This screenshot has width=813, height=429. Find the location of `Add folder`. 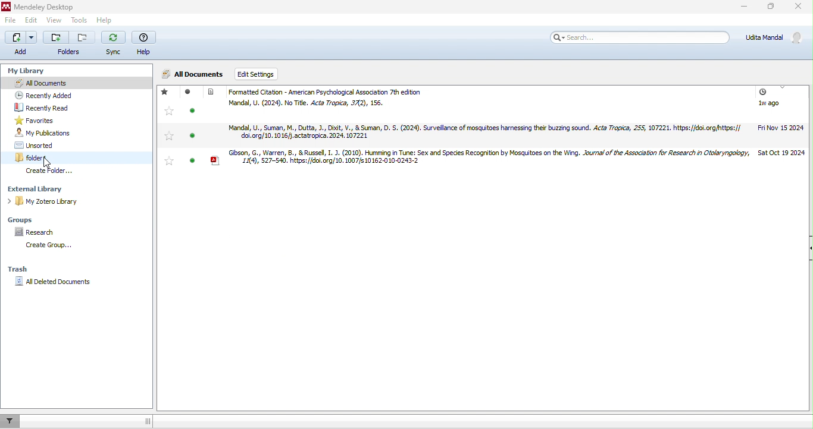

Add folder is located at coordinates (56, 37).